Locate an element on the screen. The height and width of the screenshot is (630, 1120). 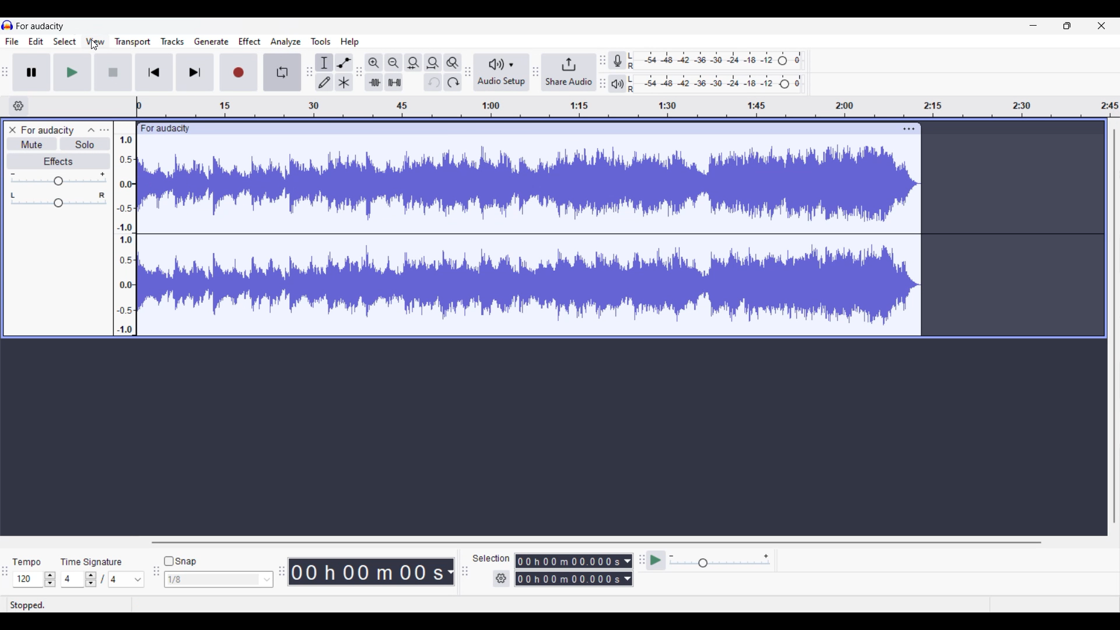
logo is located at coordinates (8, 24).